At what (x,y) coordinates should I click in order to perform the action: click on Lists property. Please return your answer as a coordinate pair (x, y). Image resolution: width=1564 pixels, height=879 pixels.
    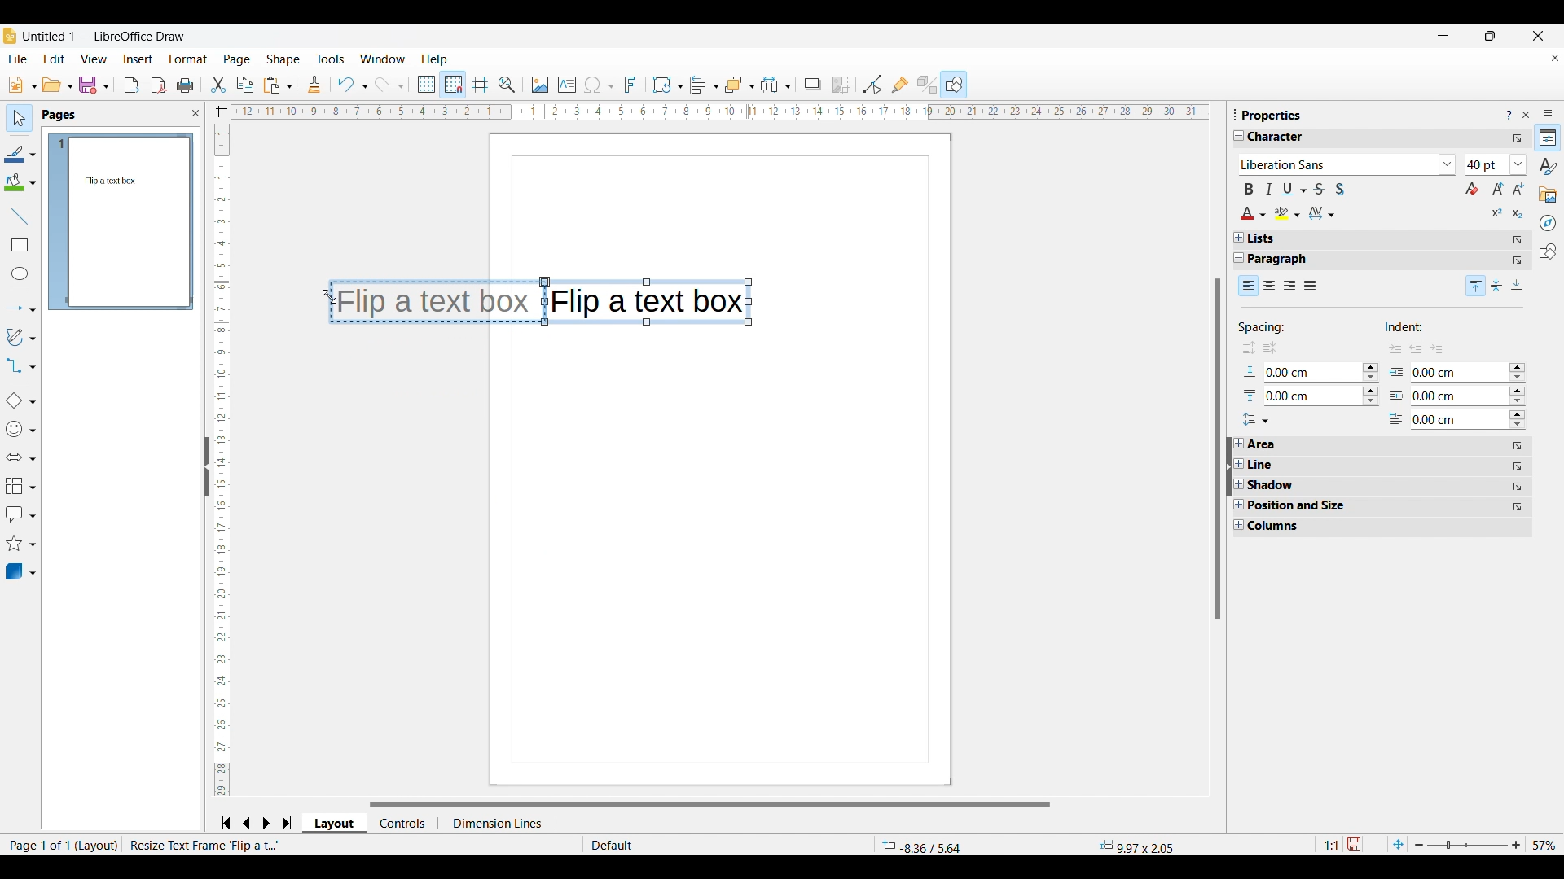
    Looking at the image, I should click on (1262, 238).